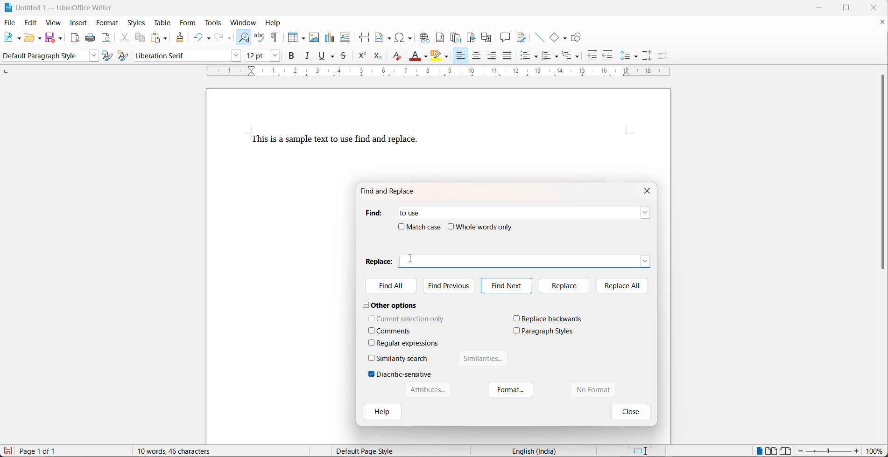 Image resolution: width=888 pixels, height=457 pixels. Describe the element at coordinates (477, 56) in the screenshot. I see `text align center` at that location.